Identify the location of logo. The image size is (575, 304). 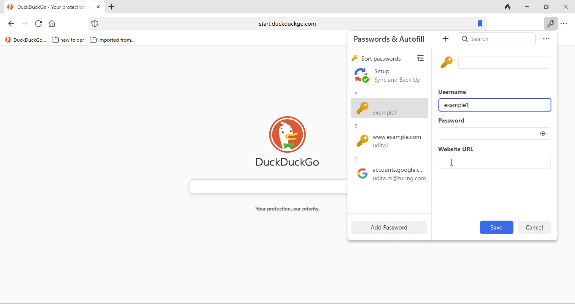
(11, 7).